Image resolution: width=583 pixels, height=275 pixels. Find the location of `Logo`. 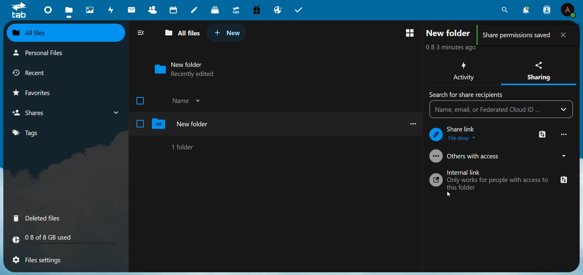

Logo is located at coordinates (19, 11).